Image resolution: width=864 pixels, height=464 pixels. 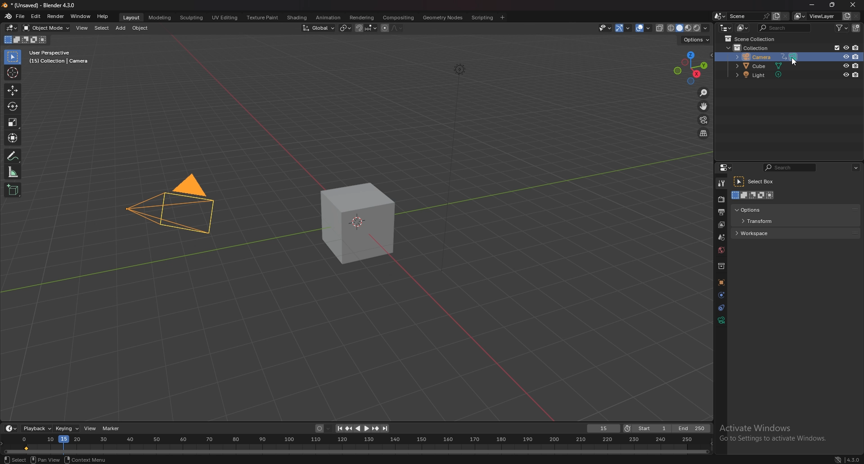 What do you see at coordinates (605, 28) in the screenshot?
I see `selectibility and visibility` at bounding box center [605, 28].